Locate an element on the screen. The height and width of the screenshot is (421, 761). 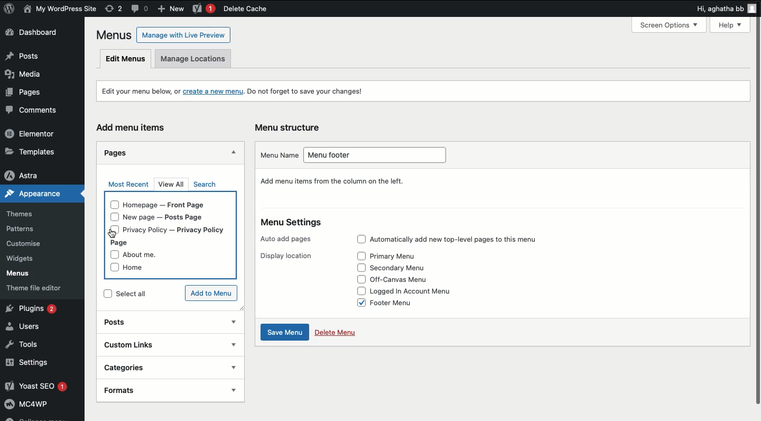
create a new menu. is located at coordinates (214, 92).